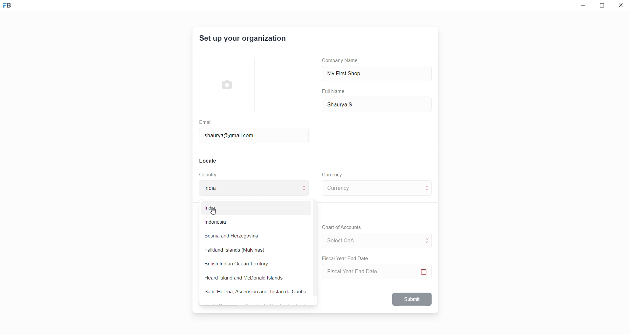  What do you see at coordinates (207, 121) in the screenshot?
I see `Email` at bounding box center [207, 121].